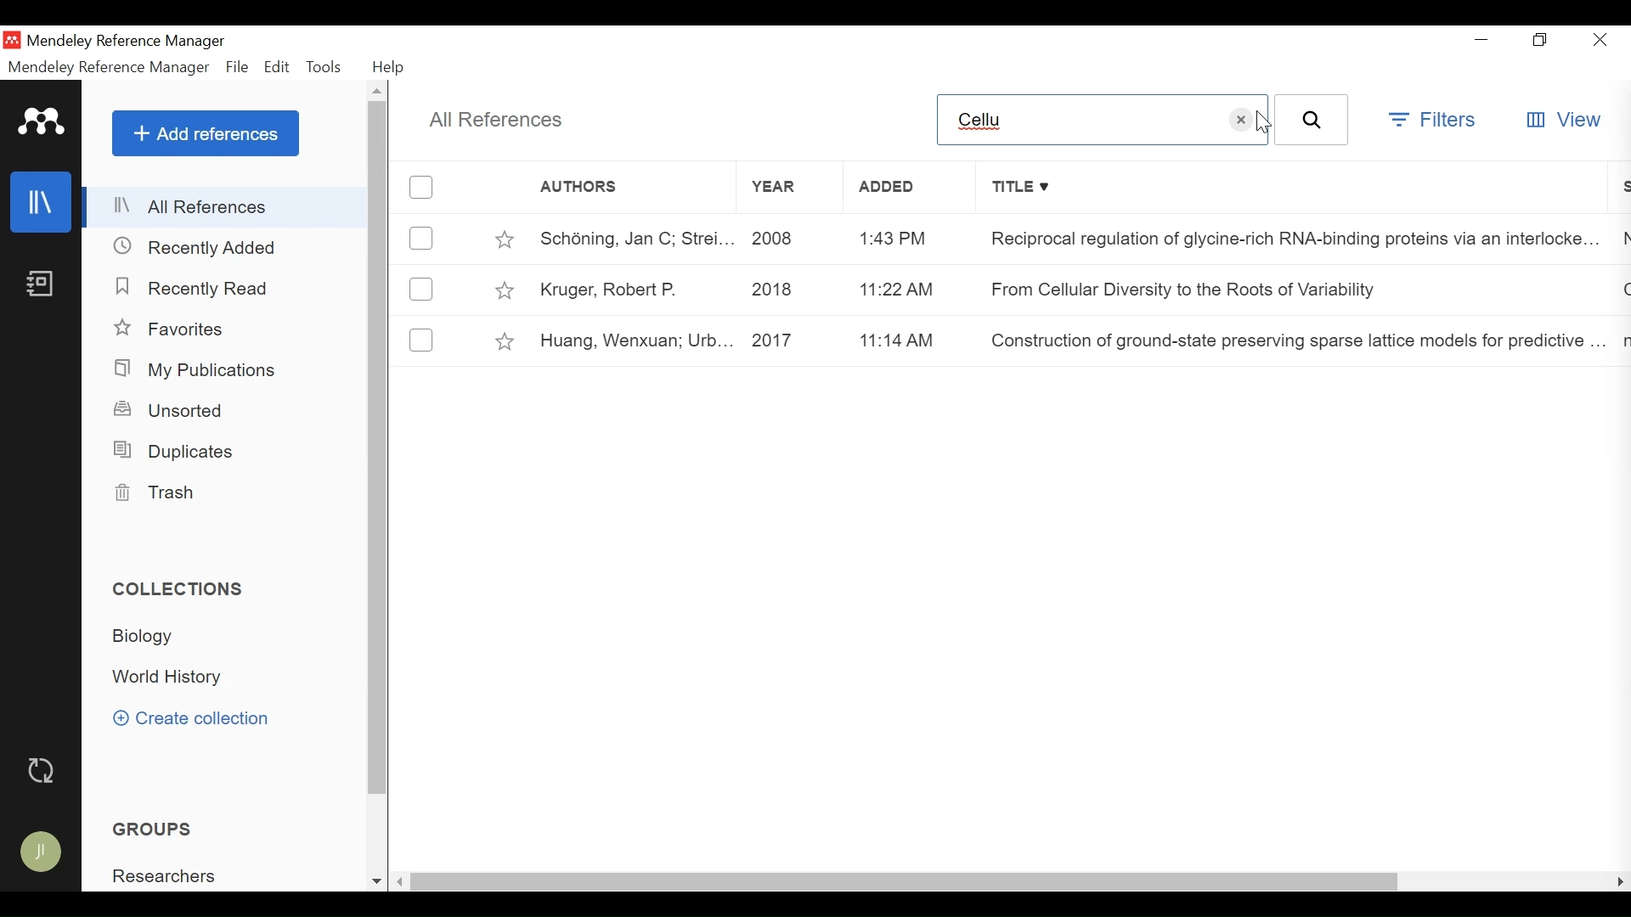 Image resolution: width=1631 pixels, height=917 pixels. Describe the element at coordinates (906, 884) in the screenshot. I see `Horizontal Scroll bar` at that location.